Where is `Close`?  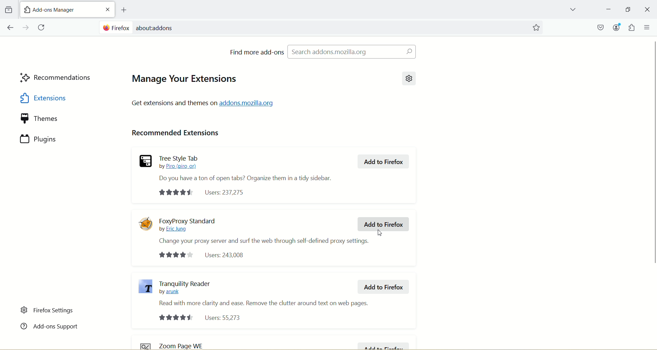 Close is located at coordinates (648, 10).